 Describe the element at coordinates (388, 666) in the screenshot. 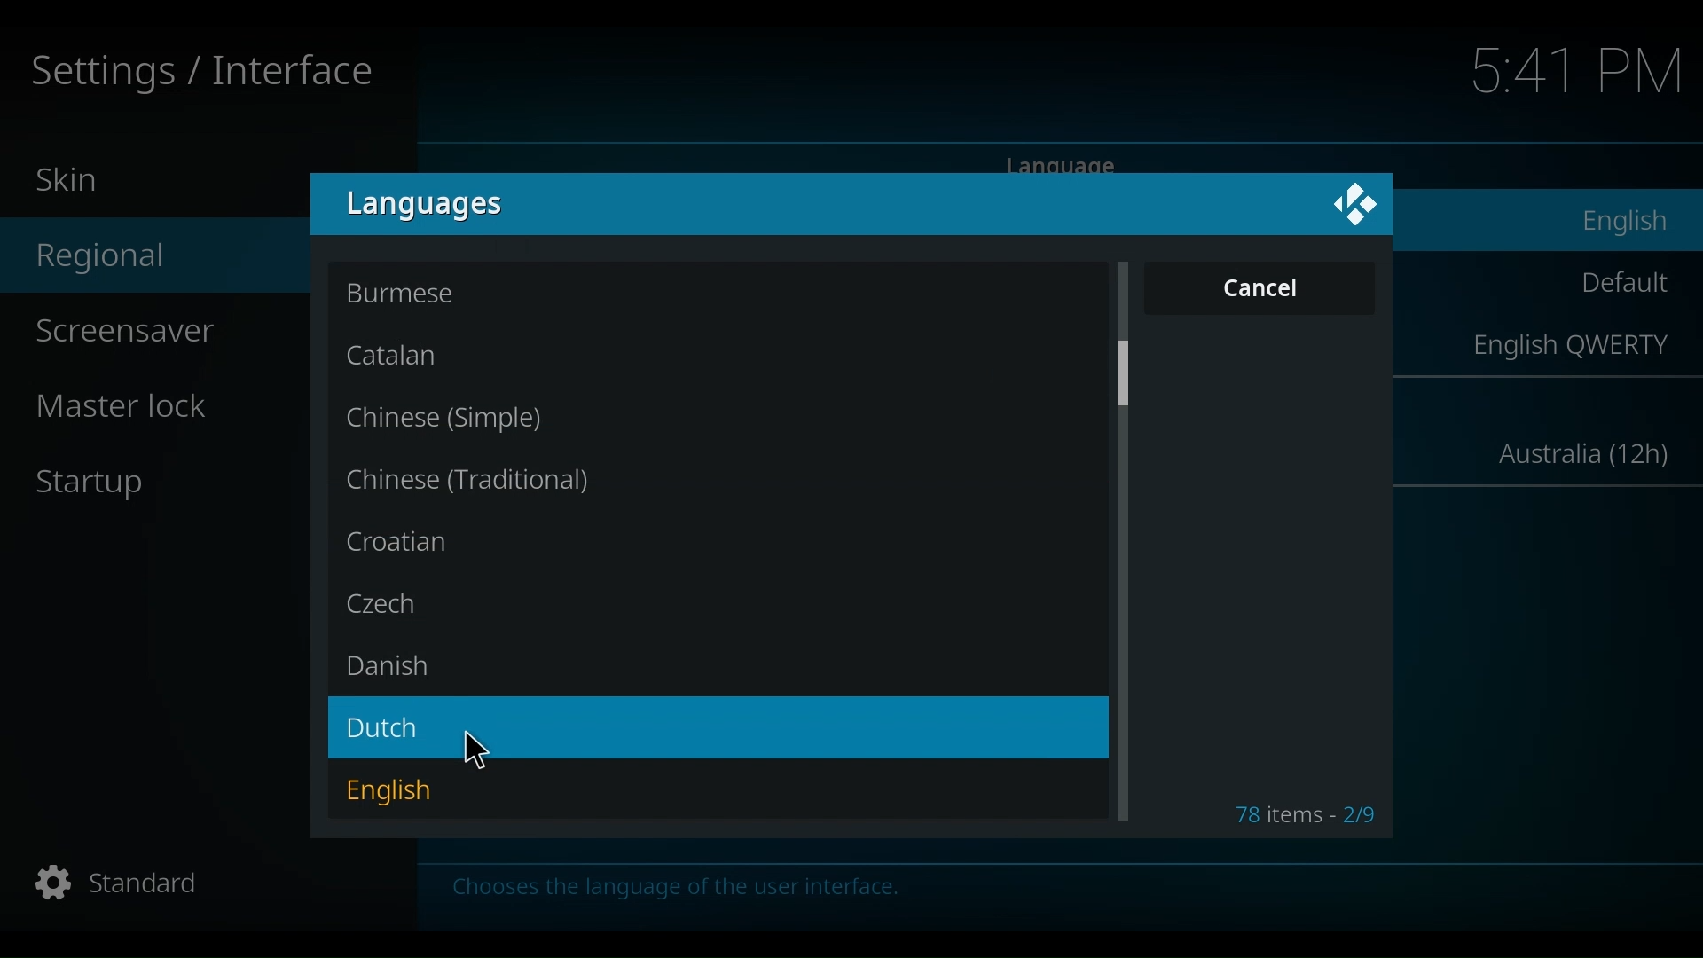

I see `Danish` at that location.